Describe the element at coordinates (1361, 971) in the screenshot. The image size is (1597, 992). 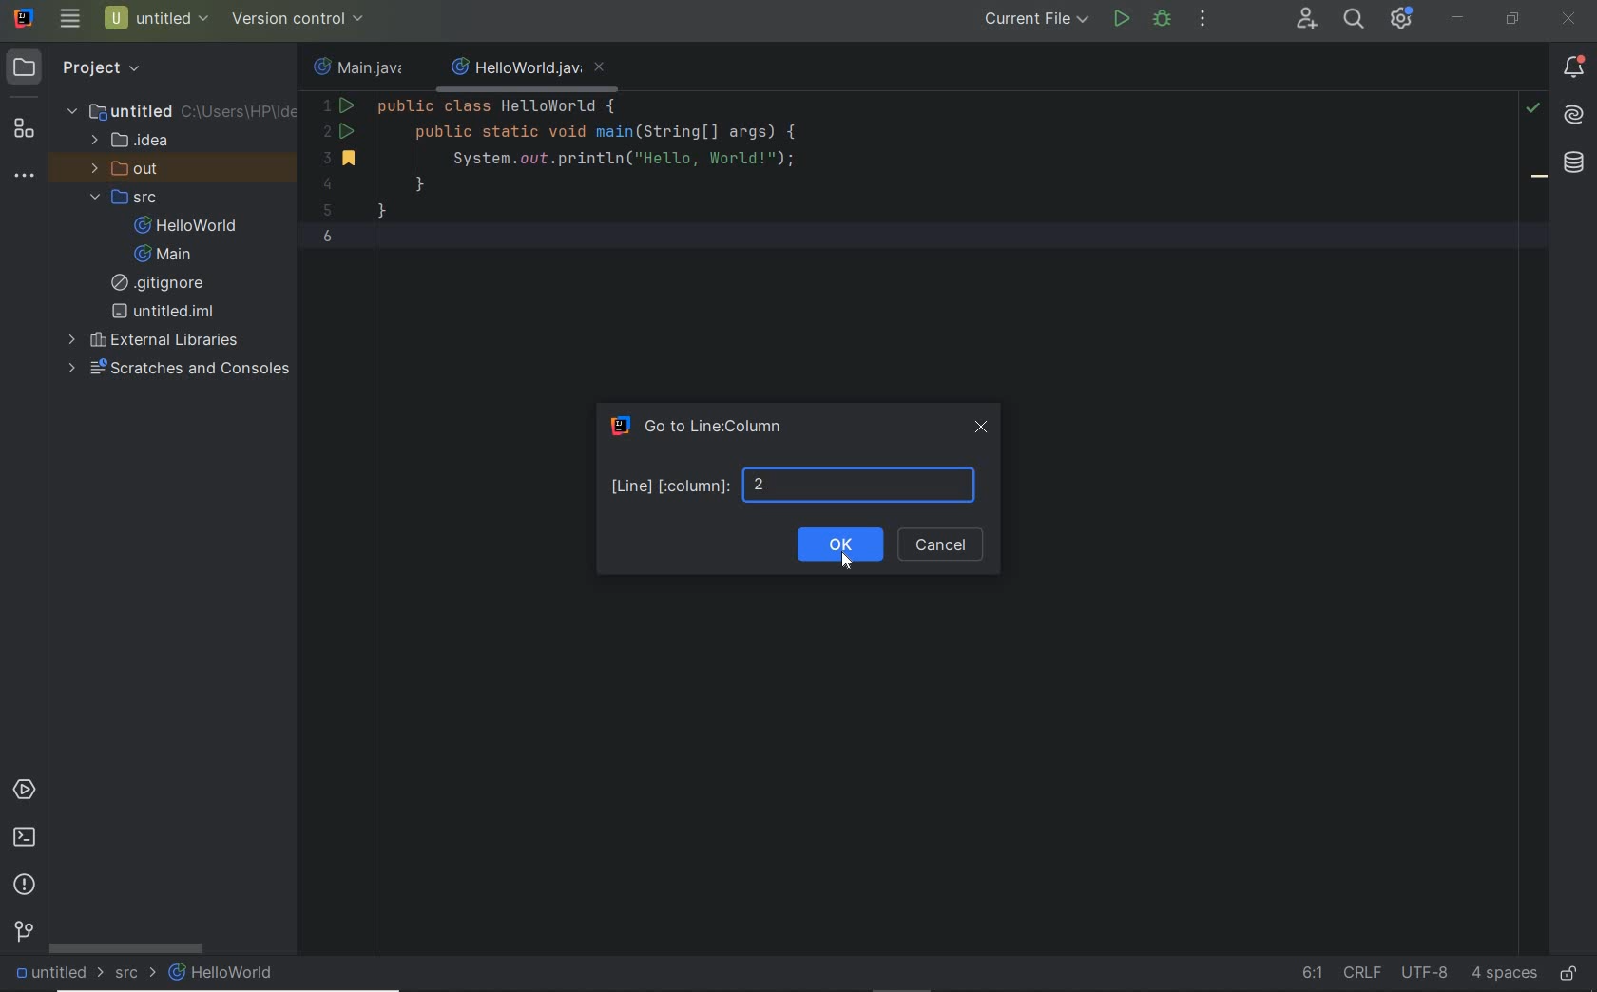
I see `line separator` at that location.